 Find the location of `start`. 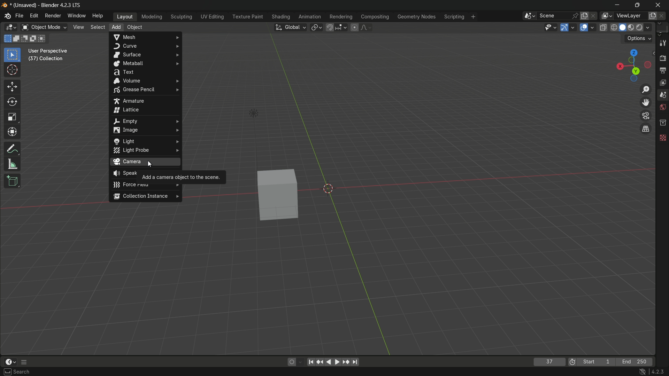

start is located at coordinates (598, 361).